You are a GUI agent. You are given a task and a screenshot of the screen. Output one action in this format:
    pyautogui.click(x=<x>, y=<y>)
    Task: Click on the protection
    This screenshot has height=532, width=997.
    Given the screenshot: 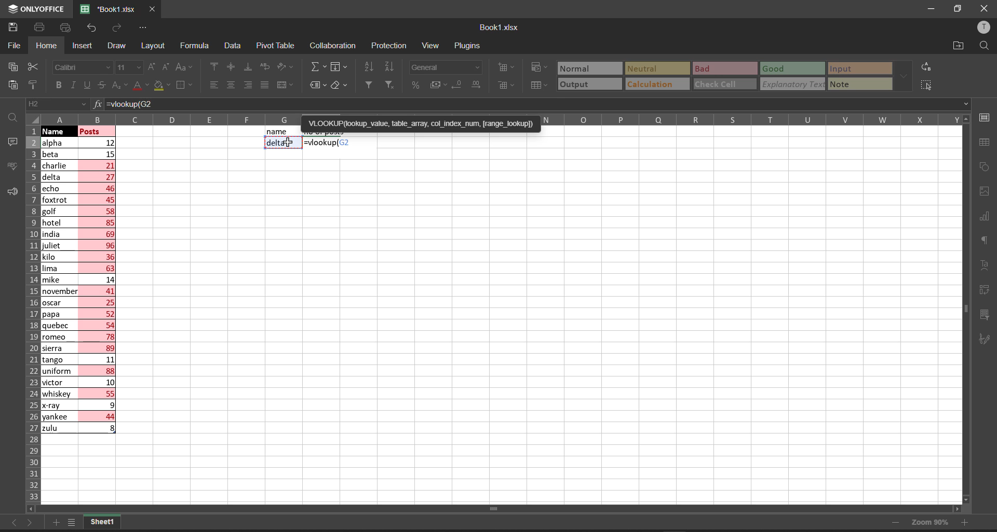 What is the action you would take?
    pyautogui.click(x=392, y=45)
    